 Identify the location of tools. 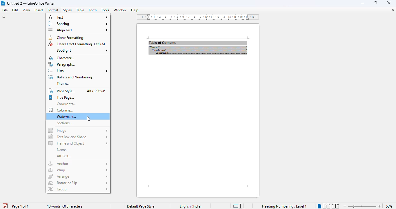
(105, 10).